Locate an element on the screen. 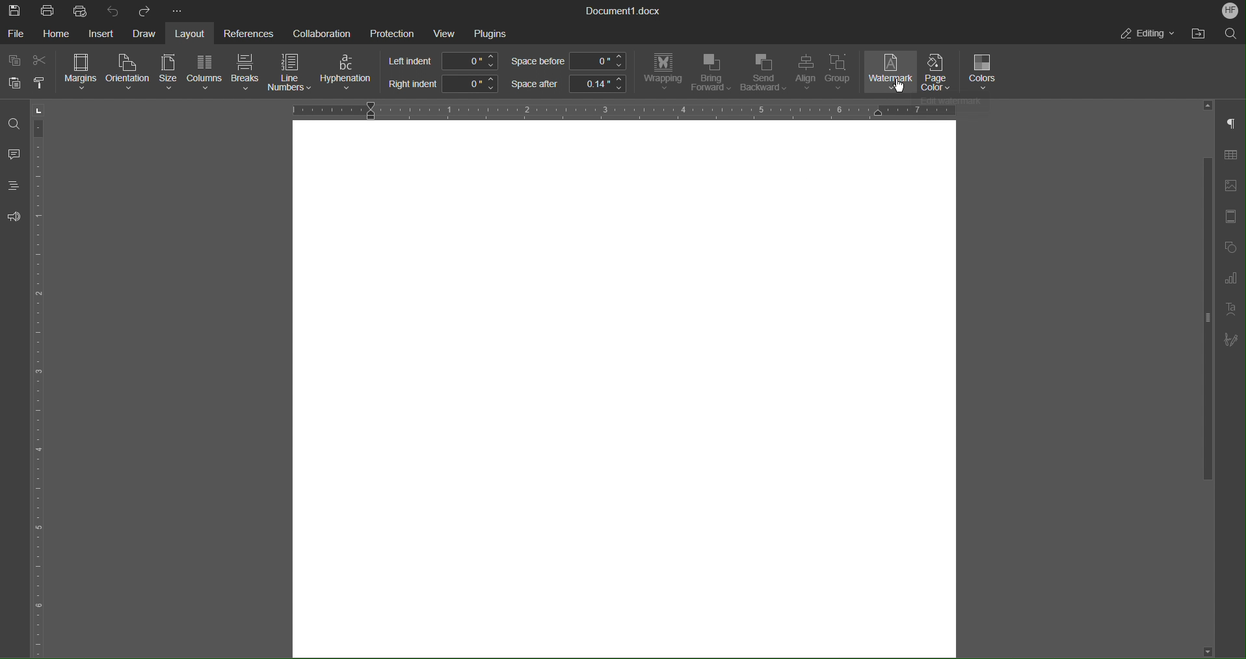 This screenshot has width=1246, height=659. Size is located at coordinates (166, 73).